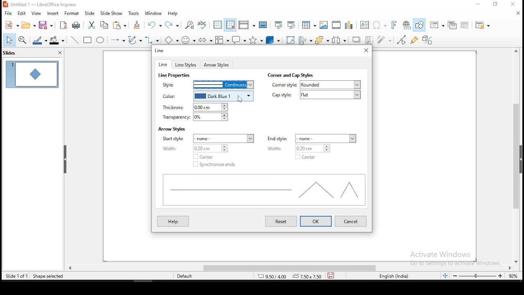  Describe the element at coordinates (206, 41) in the screenshot. I see `block arrows` at that location.